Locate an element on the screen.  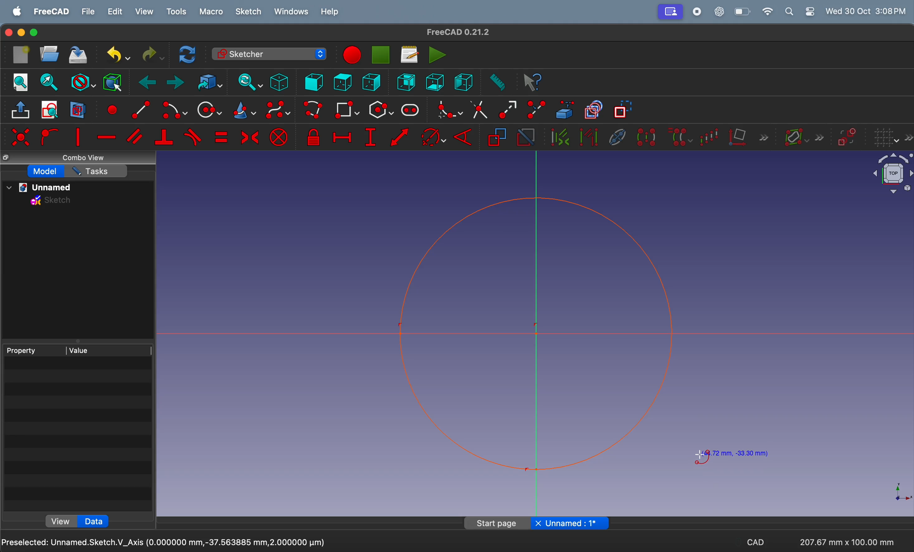
constrain tangent is located at coordinates (193, 137).